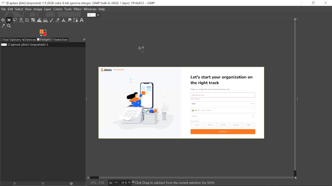 The image size is (332, 186). Describe the element at coordinates (312, 3) in the screenshot. I see `Restore down` at that location.